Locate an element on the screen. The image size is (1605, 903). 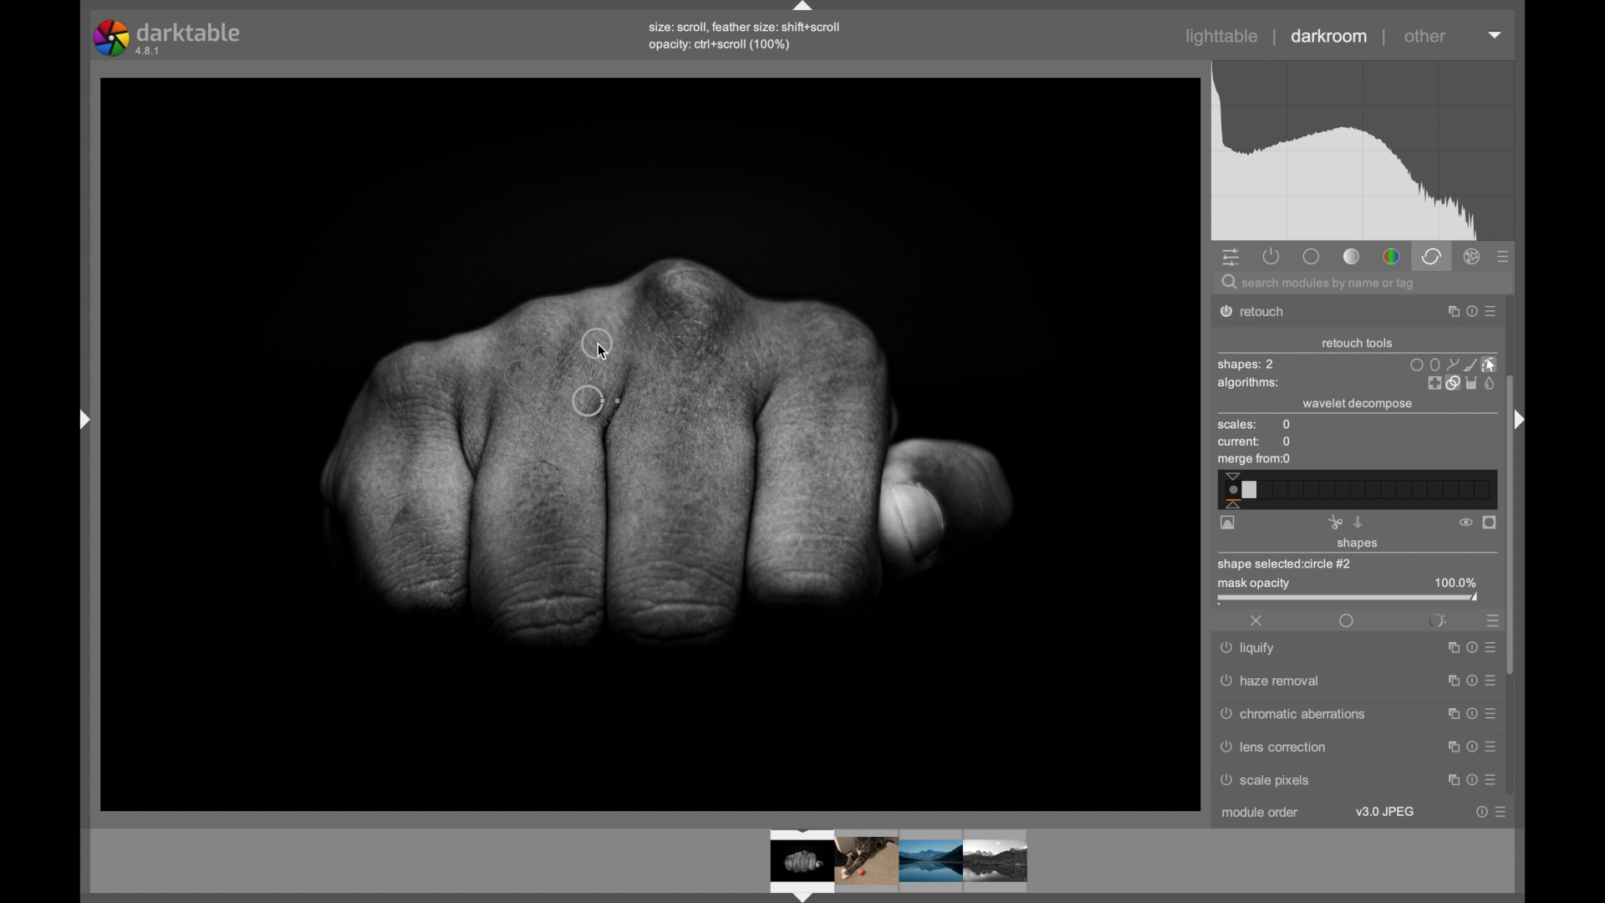
maximize is located at coordinates (1448, 648).